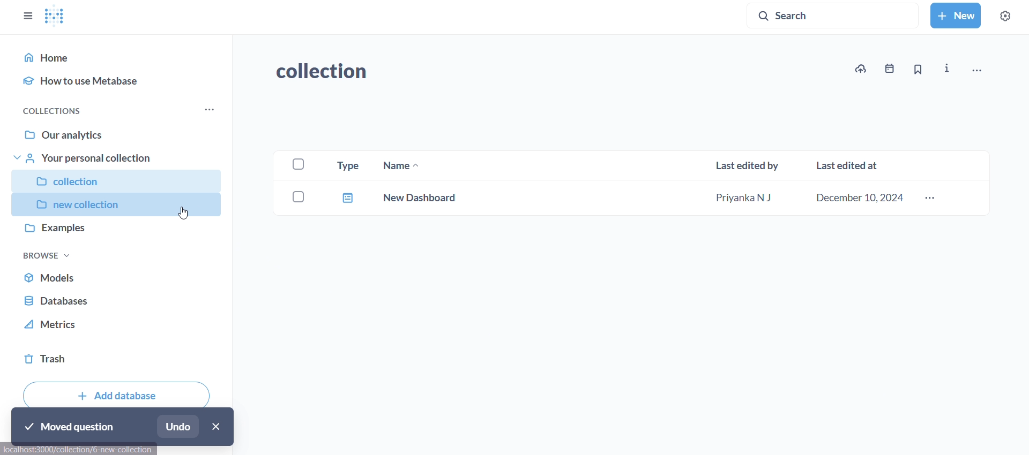 This screenshot has width=1029, height=455. What do you see at coordinates (1004, 16) in the screenshot?
I see `settings` at bounding box center [1004, 16].